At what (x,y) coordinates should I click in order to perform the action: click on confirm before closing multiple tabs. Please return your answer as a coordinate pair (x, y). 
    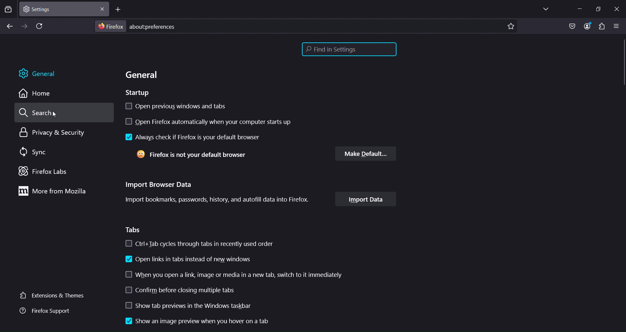
    Looking at the image, I should click on (181, 291).